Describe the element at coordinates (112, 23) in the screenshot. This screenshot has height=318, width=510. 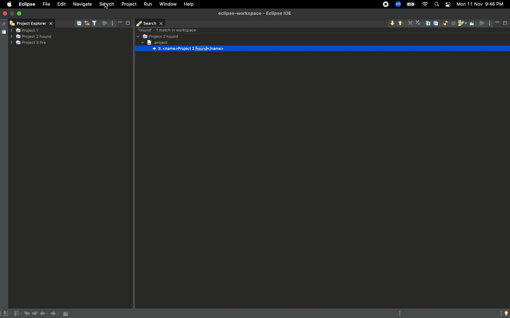
I see `view menu` at that location.